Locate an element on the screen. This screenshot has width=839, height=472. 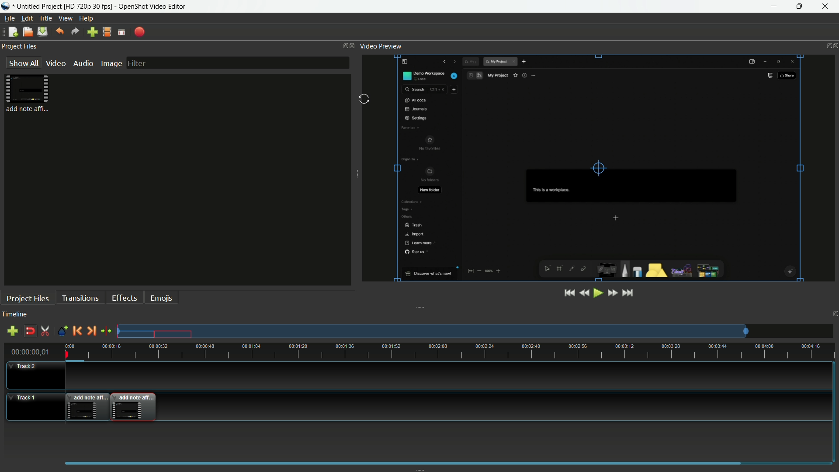
video in track-1 is located at coordinates (88, 406).